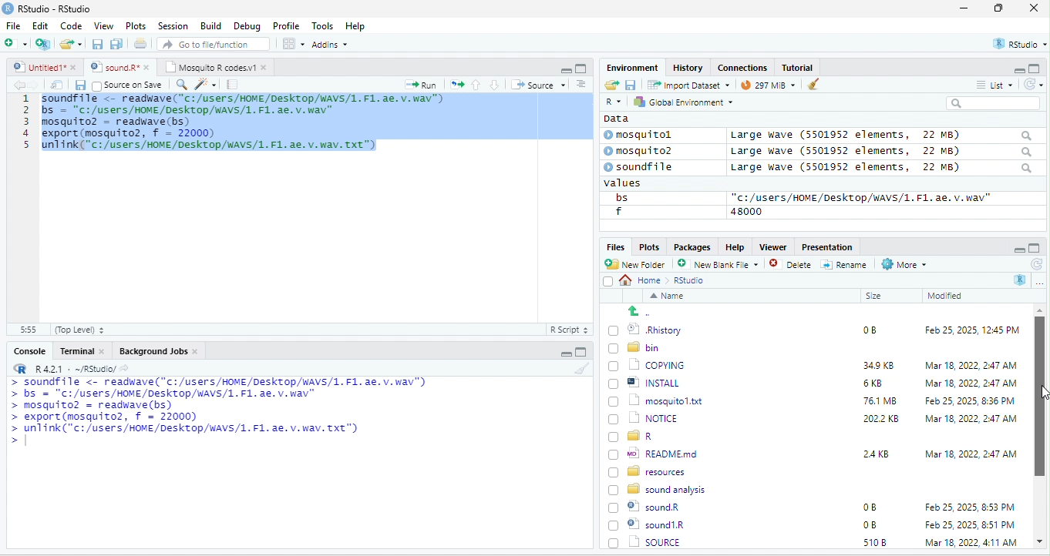  Describe the element at coordinates (429, 95) in the screenshot. I see `cursor` at that location.